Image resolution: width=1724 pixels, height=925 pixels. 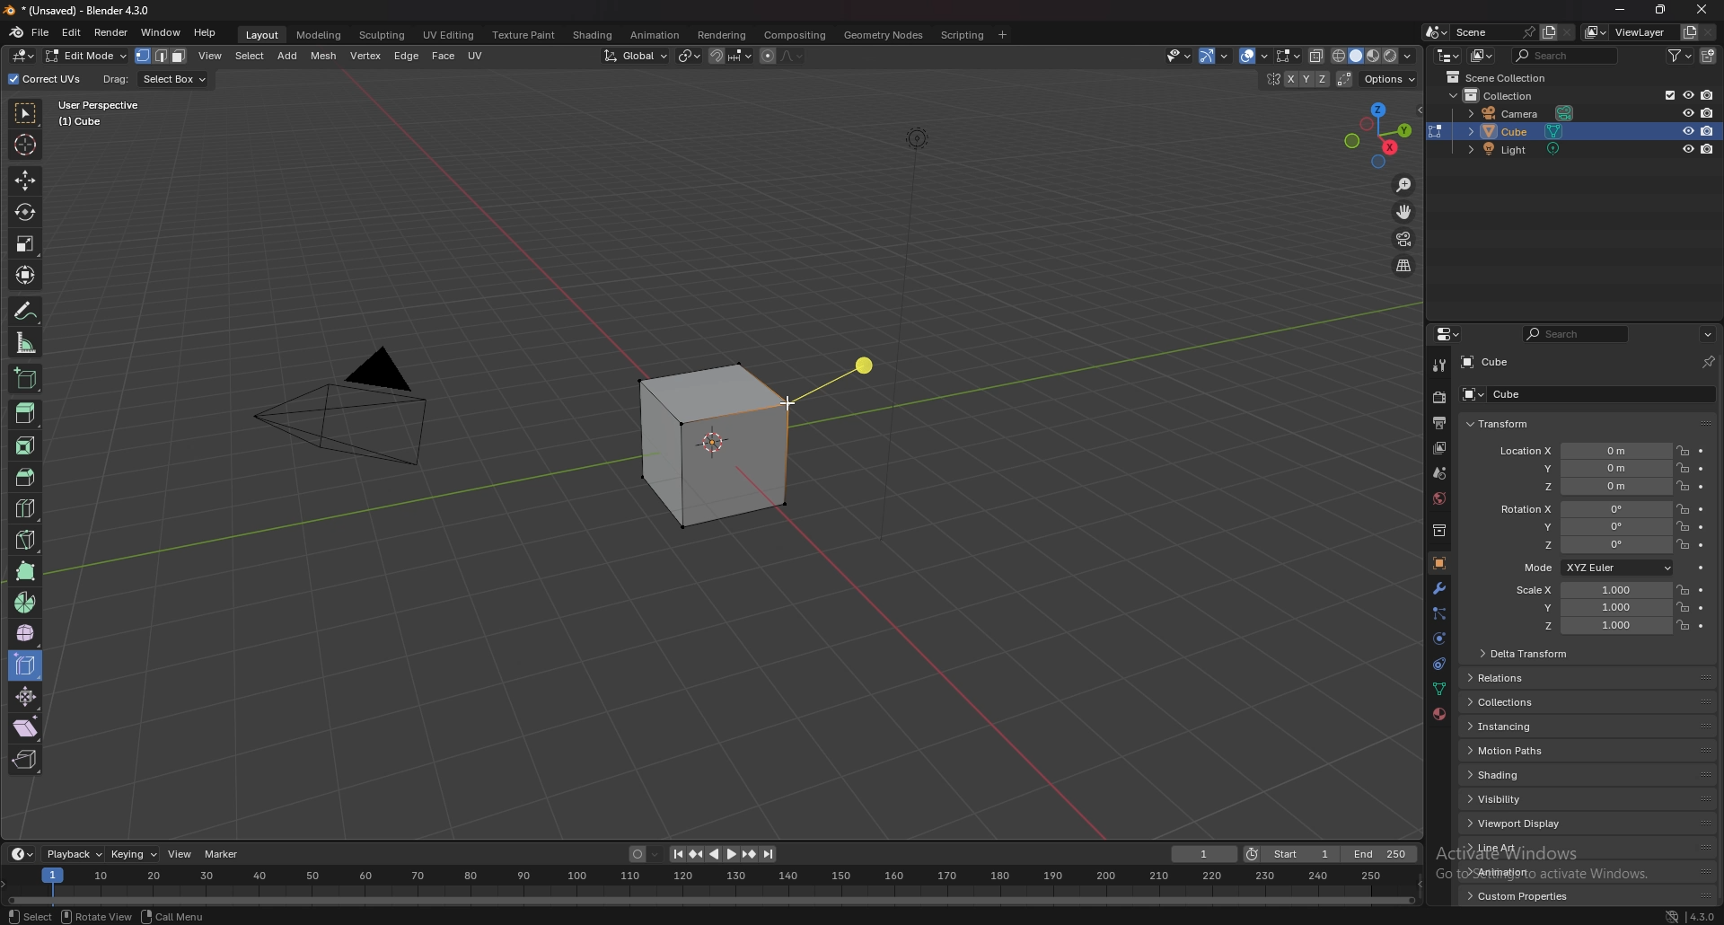 What do you see at coordinates (1706, 362) in the screenshot?
I see `pin` at bounding box center [1706, 362].